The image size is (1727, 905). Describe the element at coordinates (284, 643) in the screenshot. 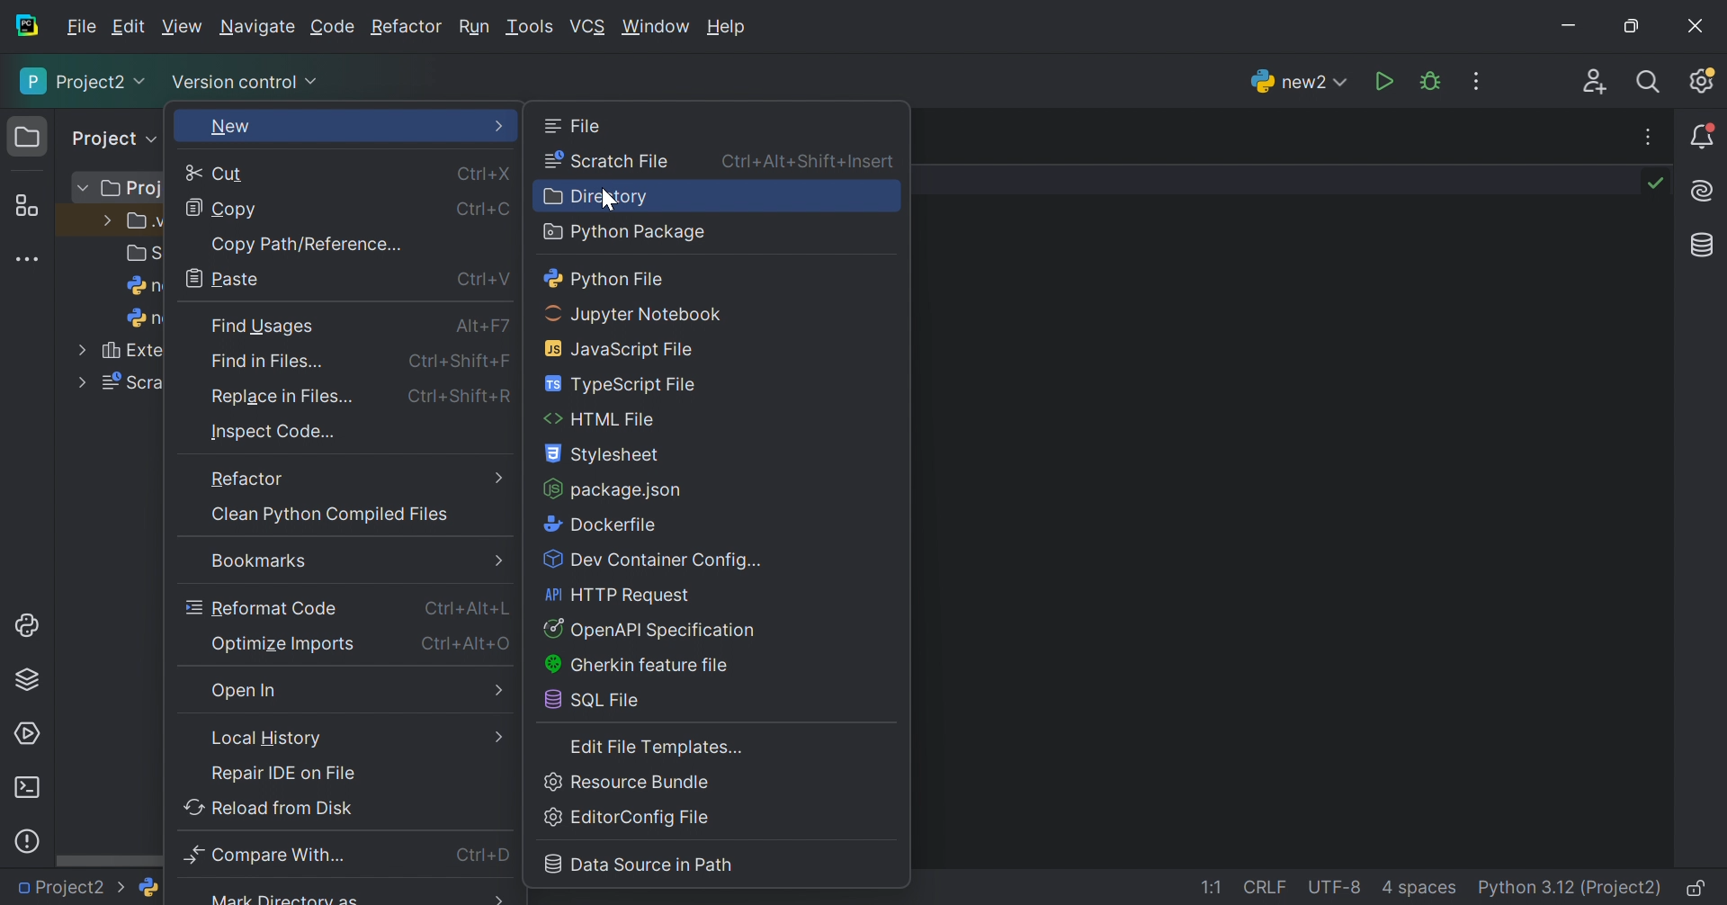

I see `Optimize imports` at that location.